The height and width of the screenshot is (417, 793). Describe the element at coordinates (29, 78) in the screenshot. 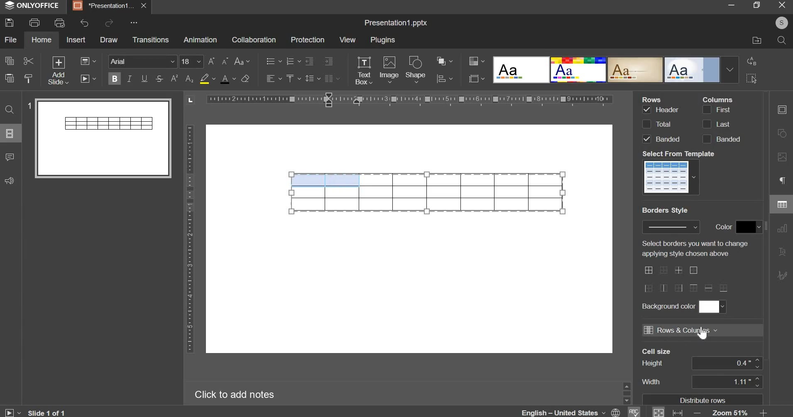

I see `copy style` at that location.